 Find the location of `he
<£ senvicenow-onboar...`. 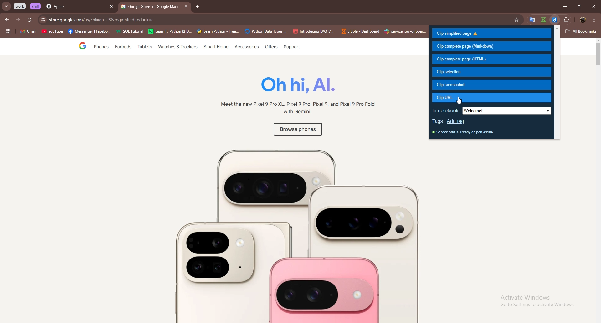

he
<£ senvicenow-onboar... is located at coordinates (406, 31).